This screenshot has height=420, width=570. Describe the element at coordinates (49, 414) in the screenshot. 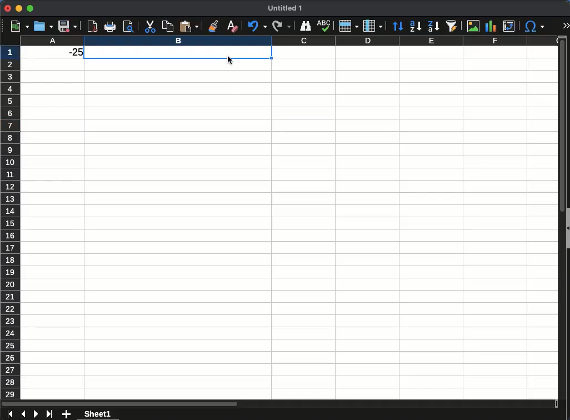

I see `last sheet` at that location.